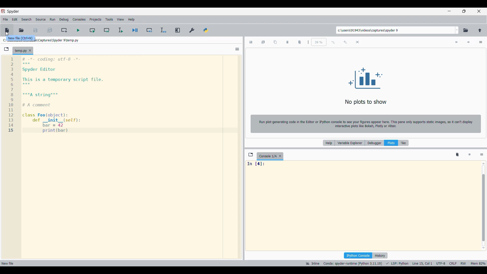 Image resolution: width=487 pixels, height=274 pixels. Describe the element at coordinates (333, 42) in the screenshot. I see `Zoom out` at that location.